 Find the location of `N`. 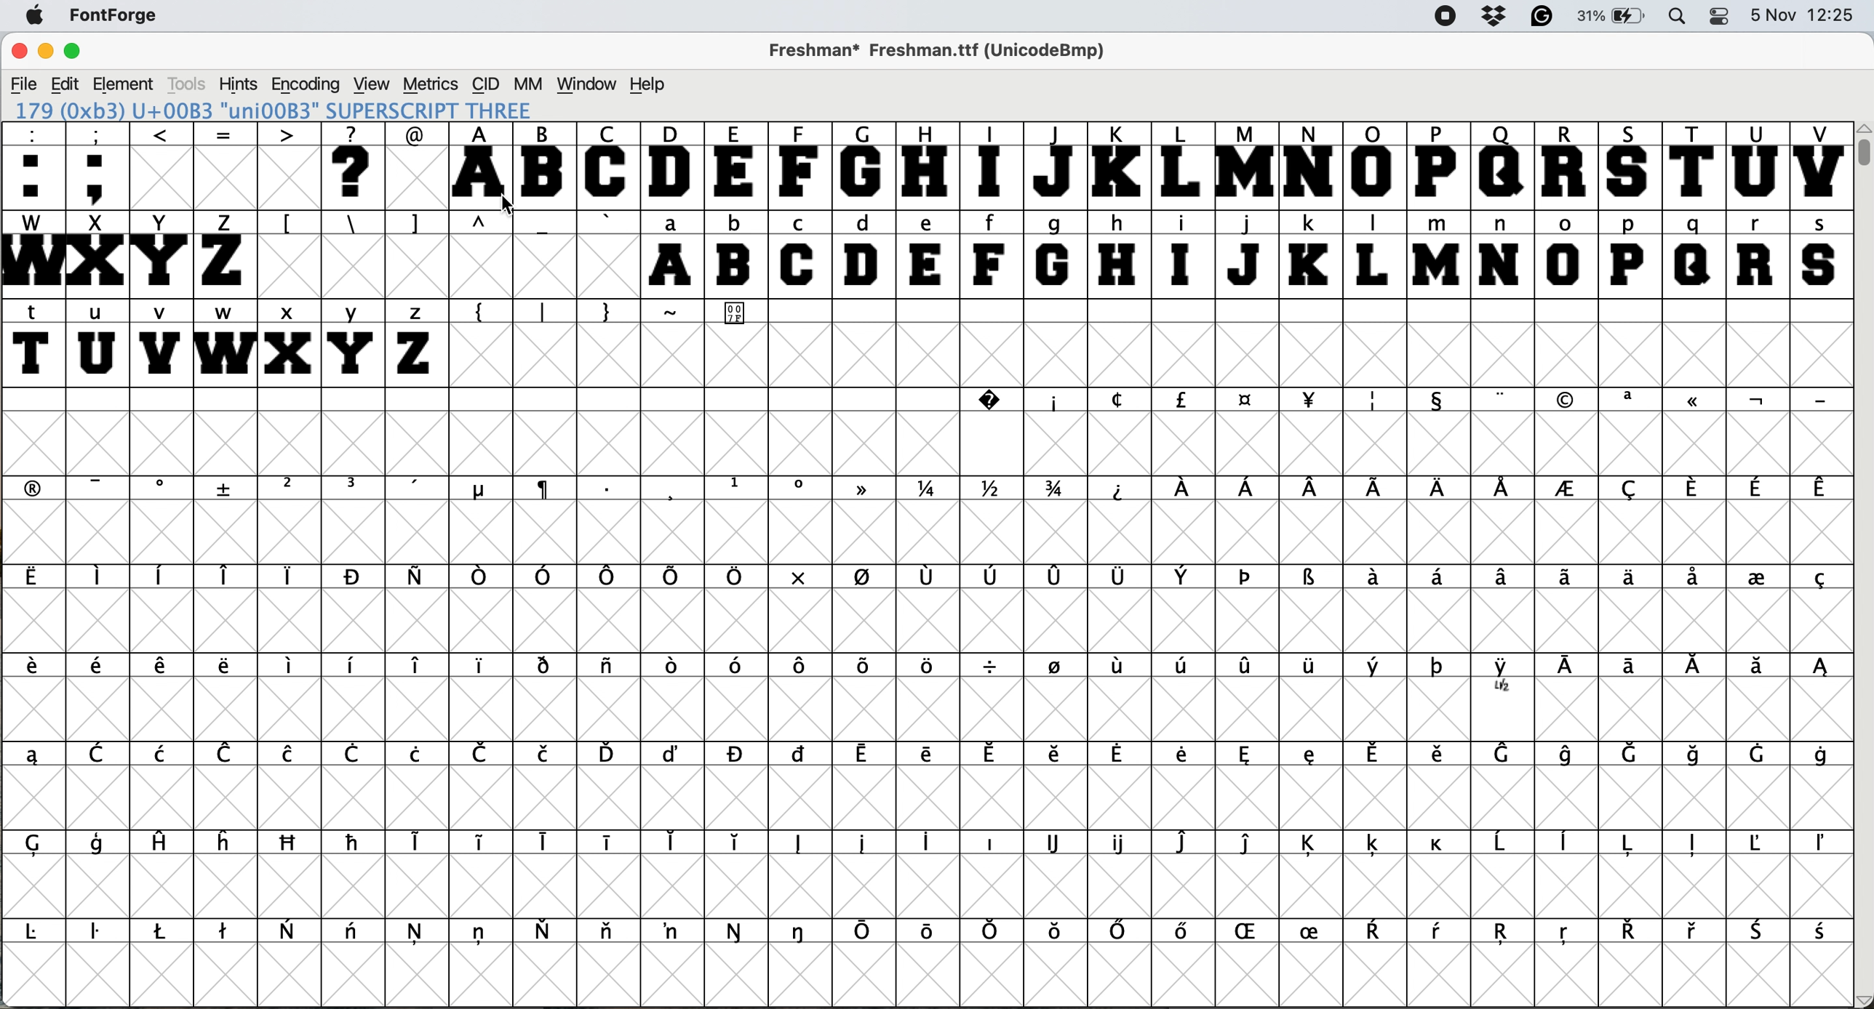

N is located at coordinates (1312, 164).